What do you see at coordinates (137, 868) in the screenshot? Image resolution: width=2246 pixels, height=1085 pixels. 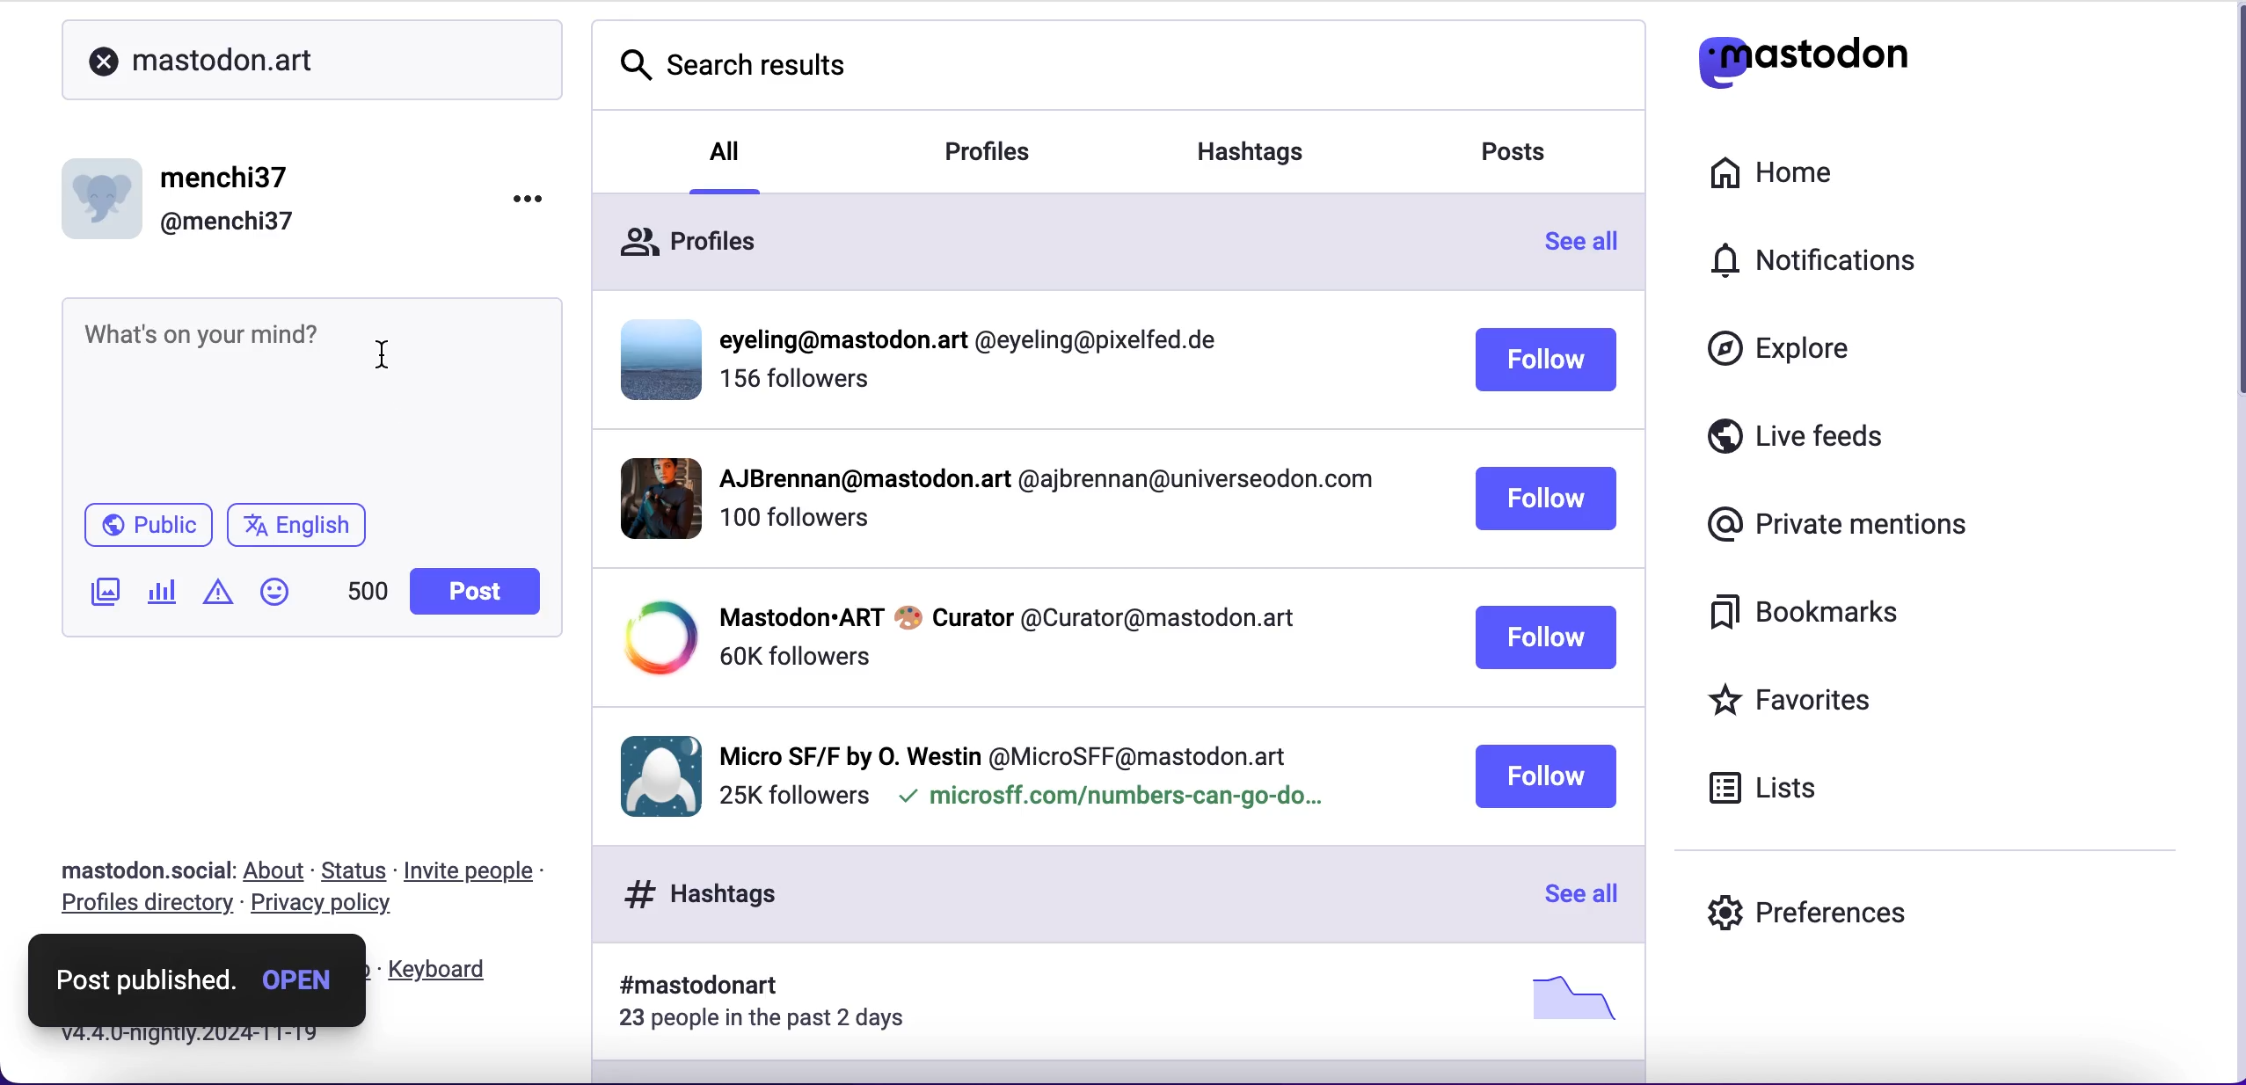 I see `mastodon.social` at bounding box center [137, 868].